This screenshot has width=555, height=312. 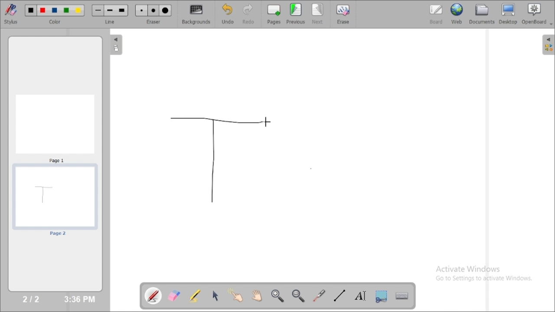 I want to click on select and modify objects, so click(x=215, y=296).